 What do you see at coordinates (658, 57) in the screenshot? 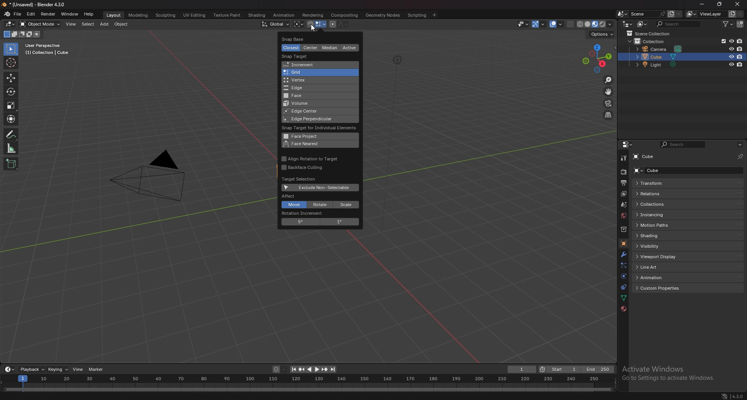
I see `cube` at bounding box center [658, 57].